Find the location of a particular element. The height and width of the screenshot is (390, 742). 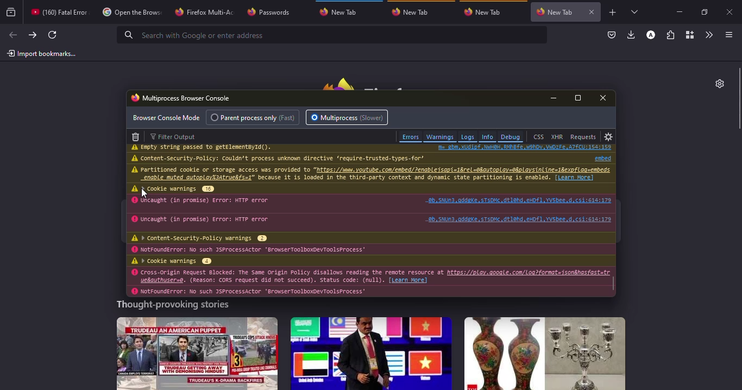

options is located at coordinates (727, 35).